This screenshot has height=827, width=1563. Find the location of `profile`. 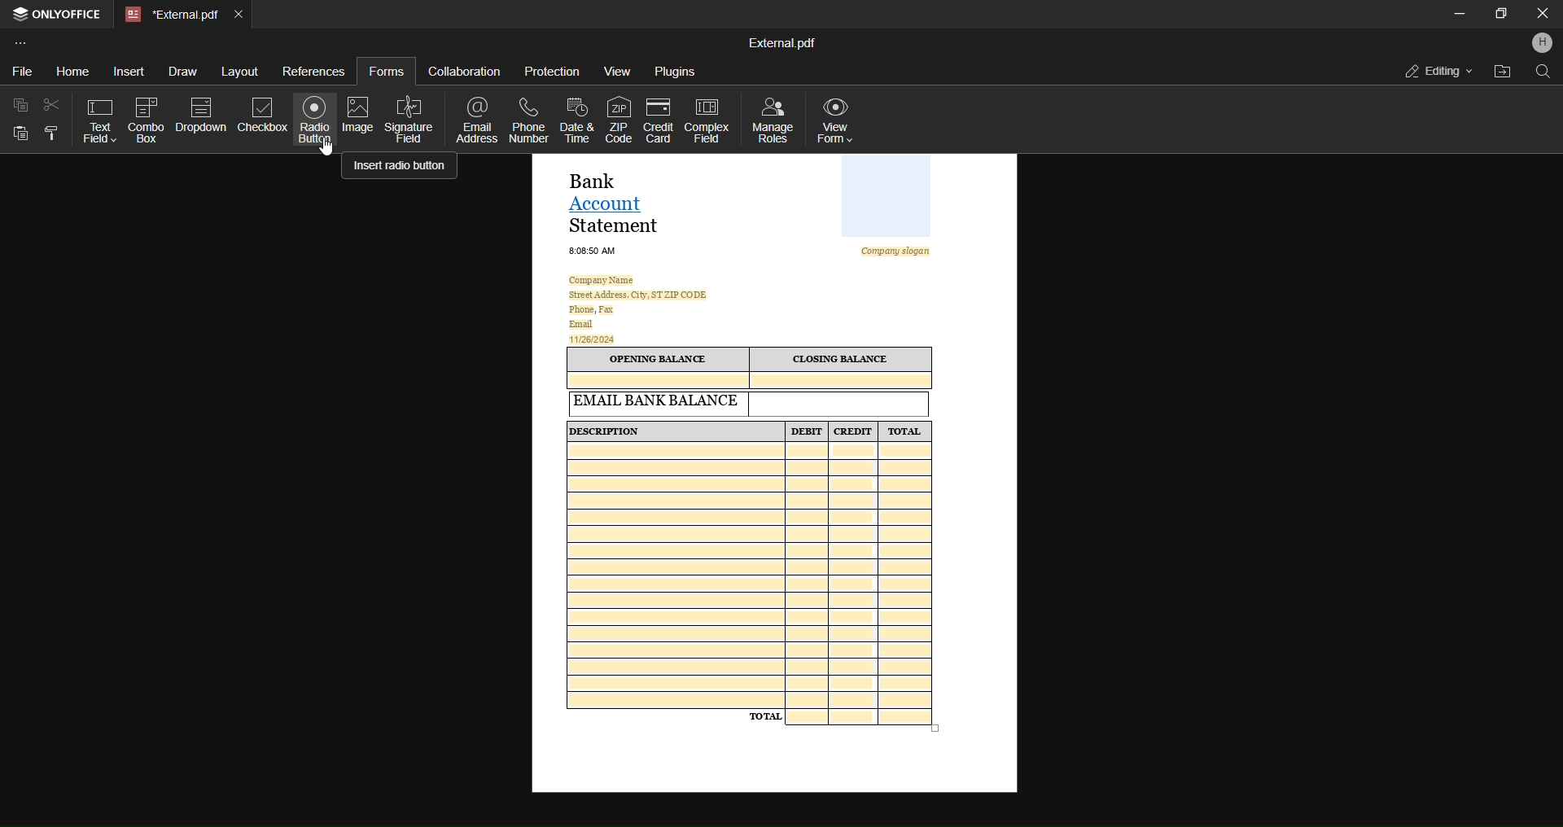

profile is located at coordinates (1541, 44).